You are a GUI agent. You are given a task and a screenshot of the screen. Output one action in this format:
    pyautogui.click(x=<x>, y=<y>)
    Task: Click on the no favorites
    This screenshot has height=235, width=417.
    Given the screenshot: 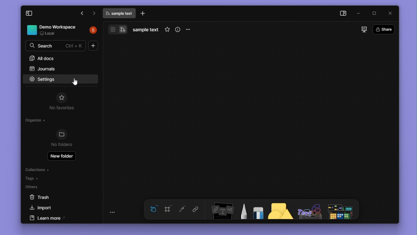 What is the action you would take?
    pyautogui.click(x=60, y=109)
    